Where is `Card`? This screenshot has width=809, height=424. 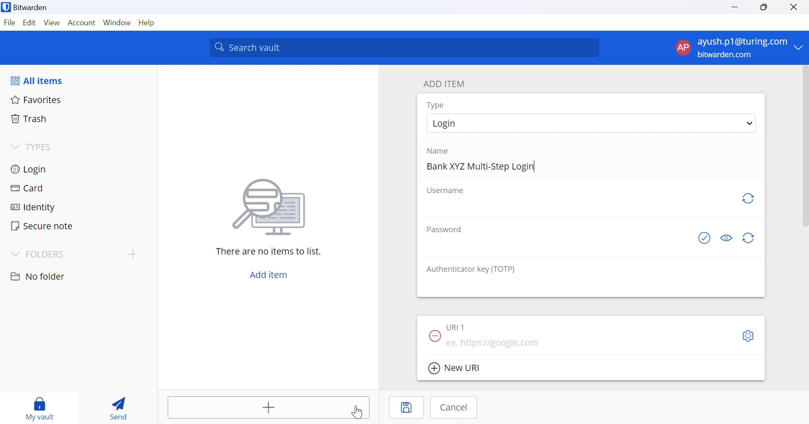
Card is located at coordinates (27, 188).